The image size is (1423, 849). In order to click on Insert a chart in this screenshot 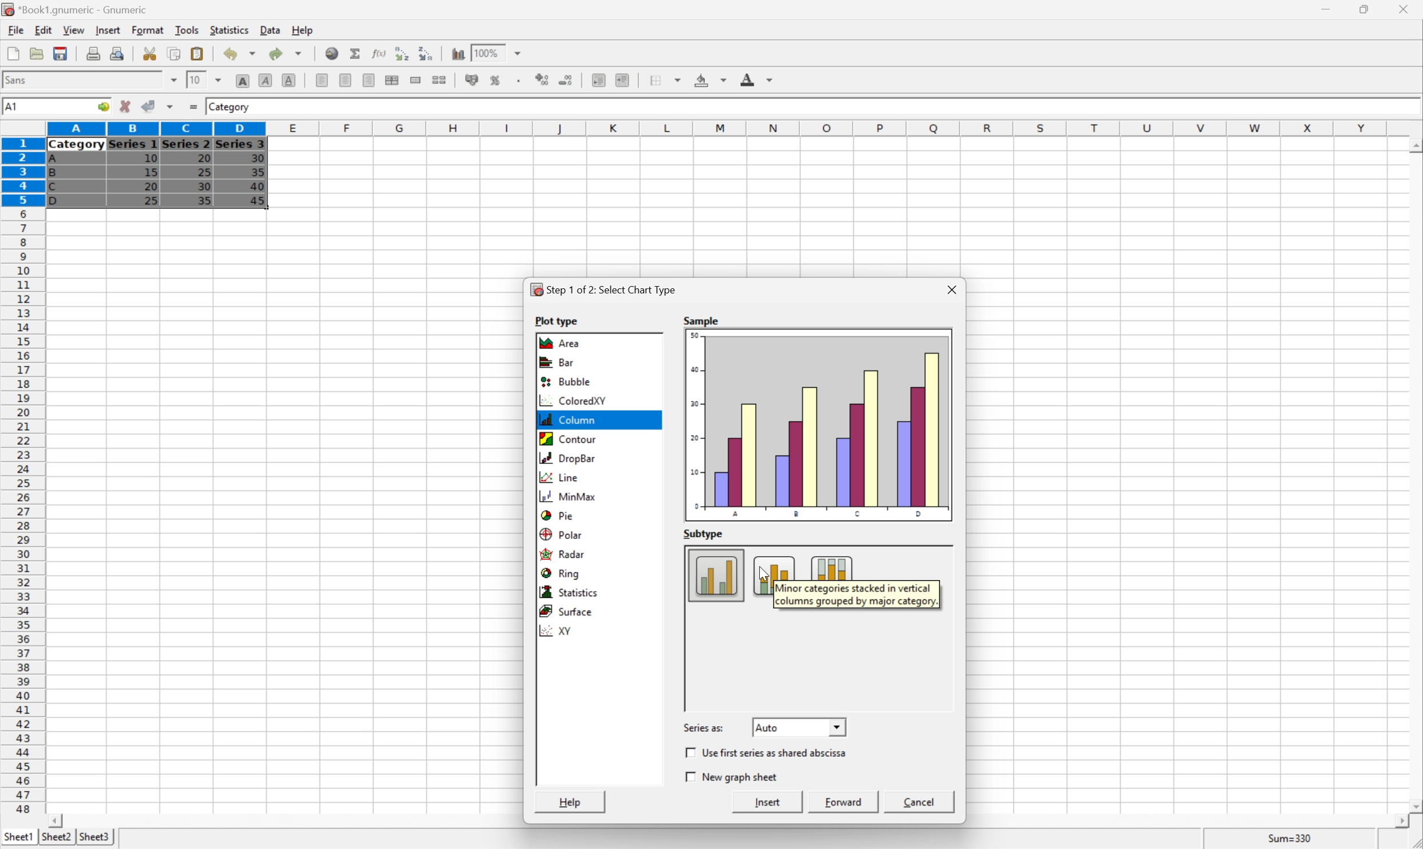, I will do `click(506, 78)`.